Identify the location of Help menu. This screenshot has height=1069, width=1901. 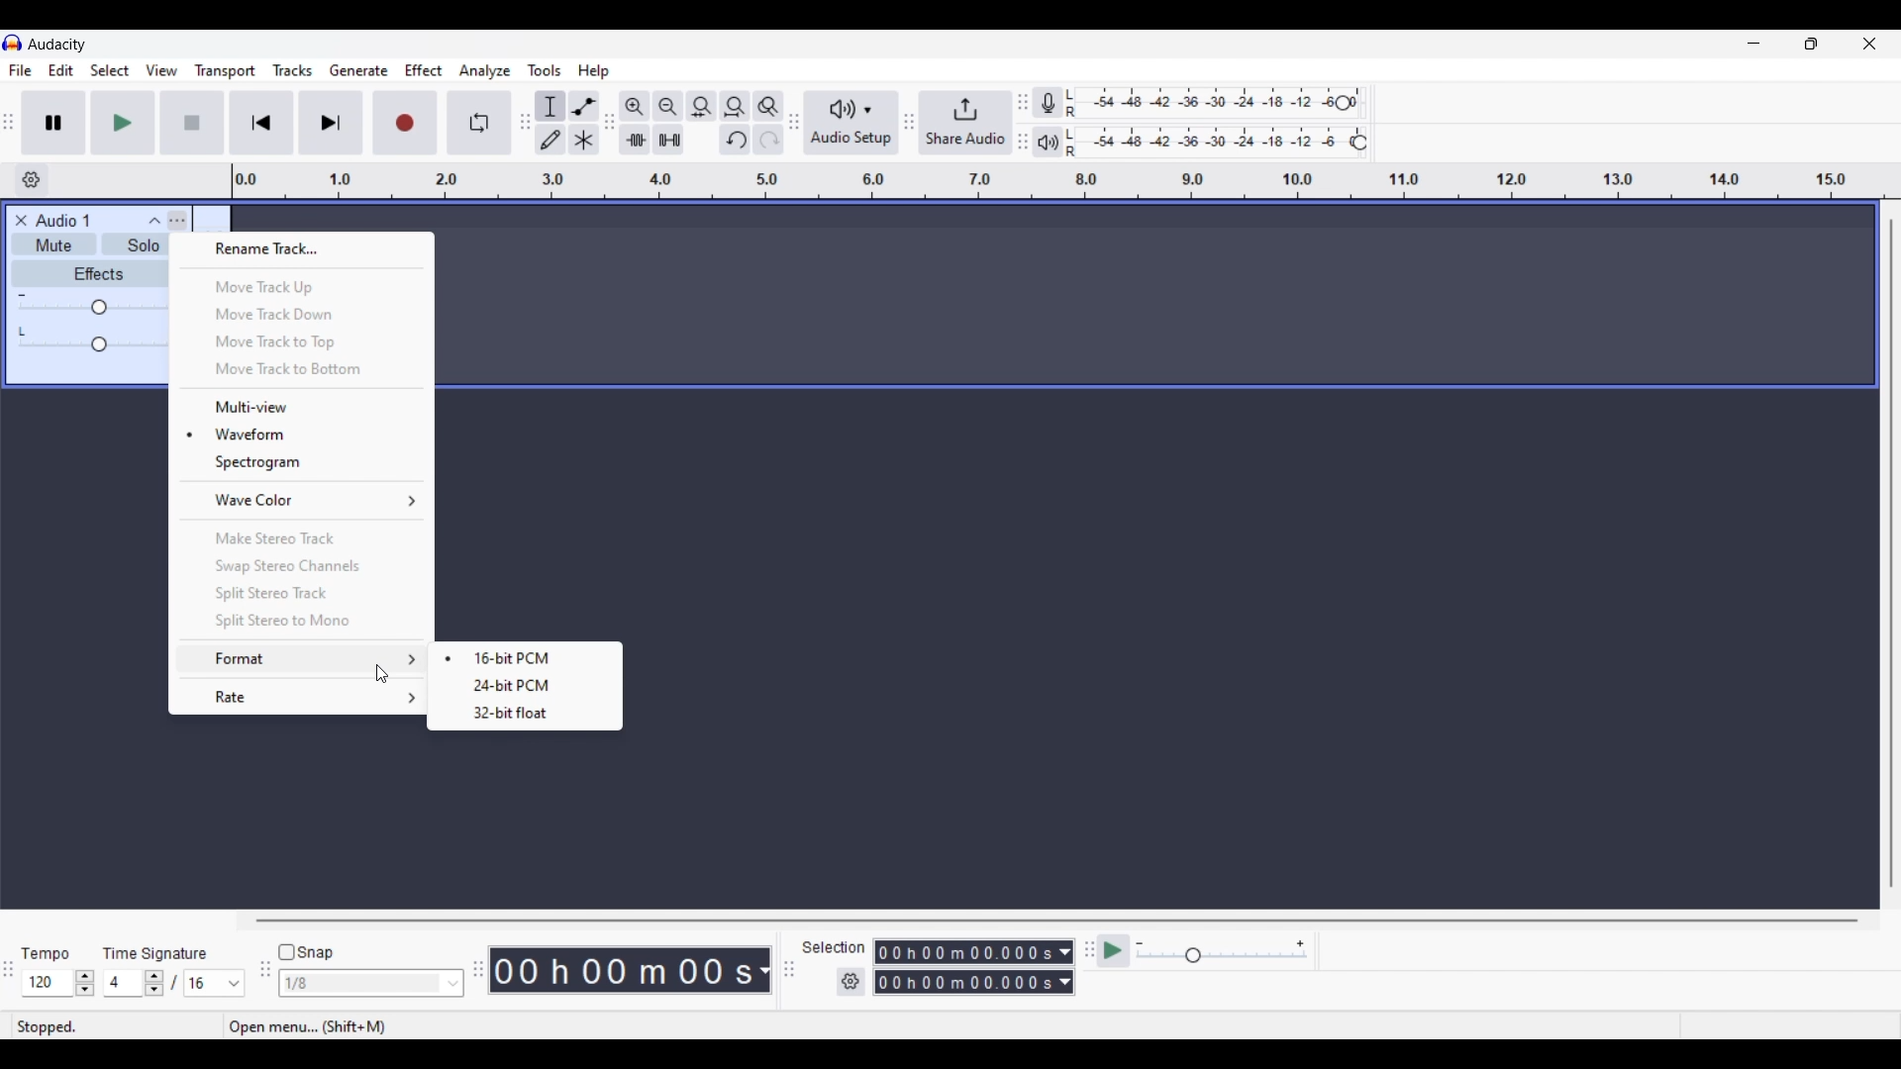
(593, 71).